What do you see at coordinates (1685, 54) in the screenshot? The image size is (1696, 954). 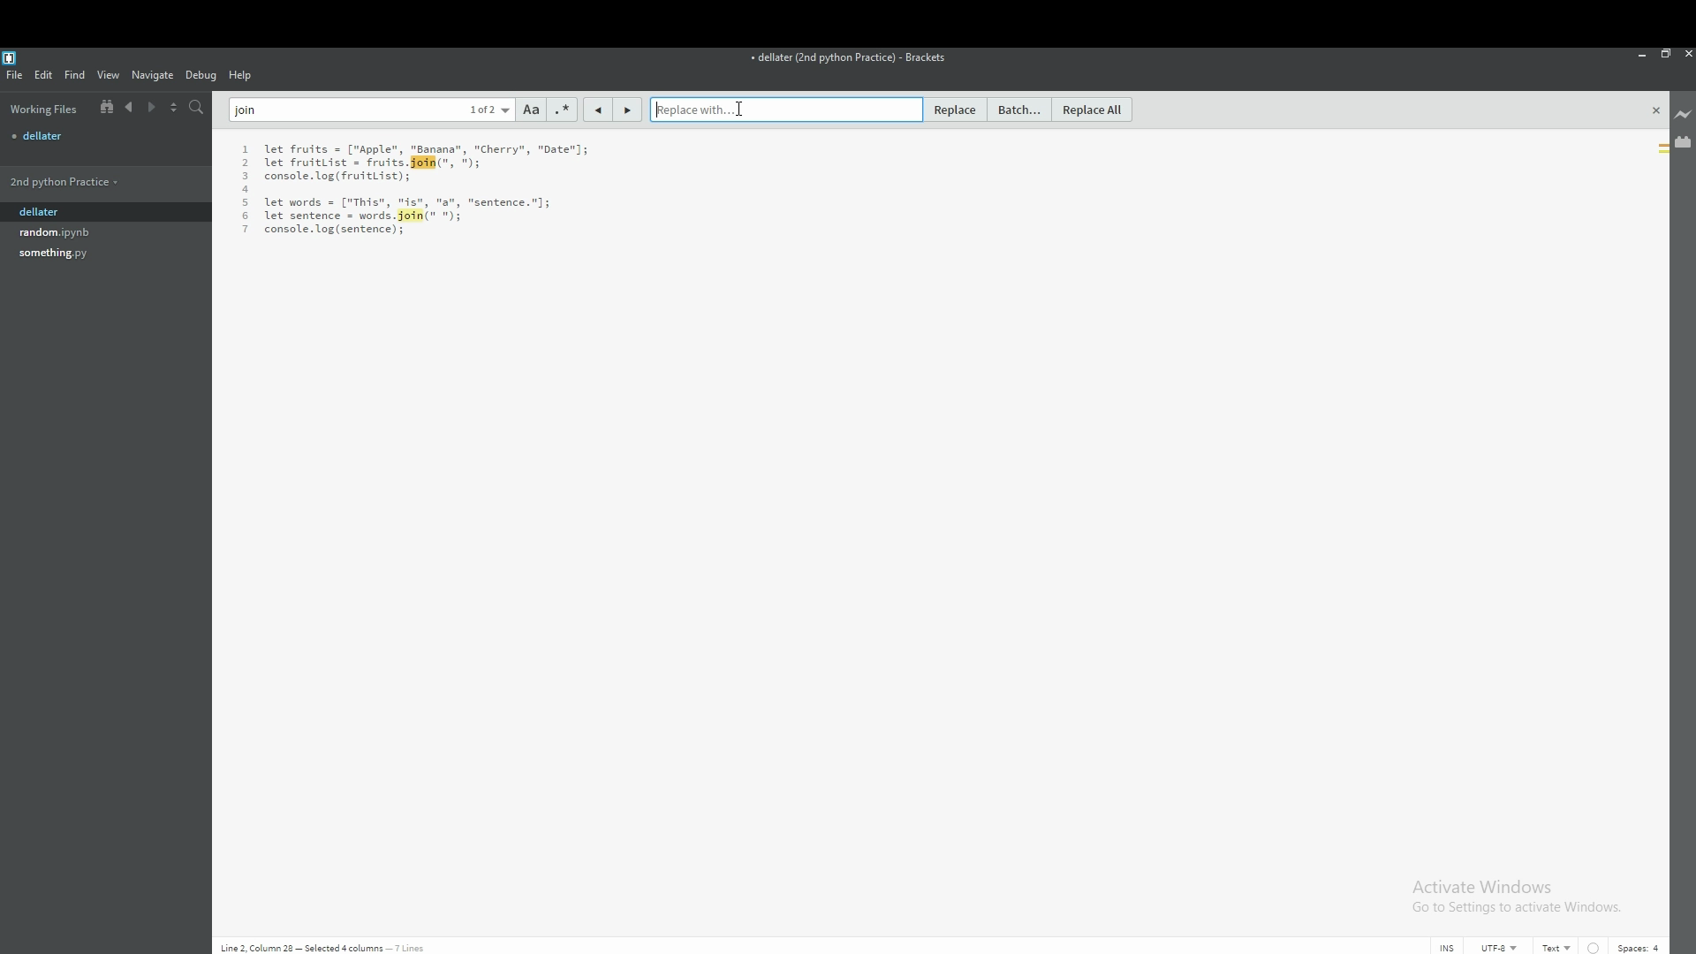 I see `close` at bounding box center [1685, 54].